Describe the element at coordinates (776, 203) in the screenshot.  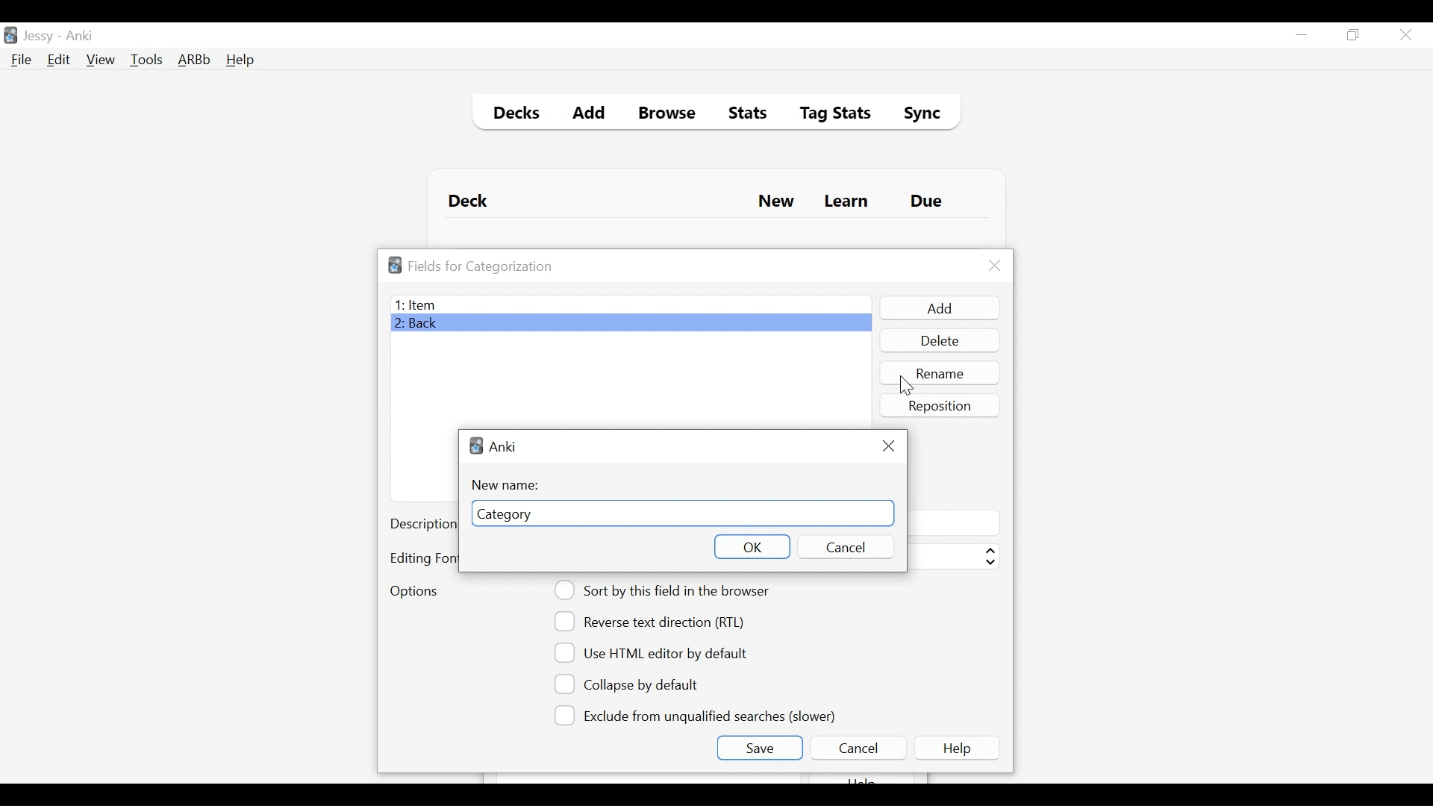
I see `New` at that location.